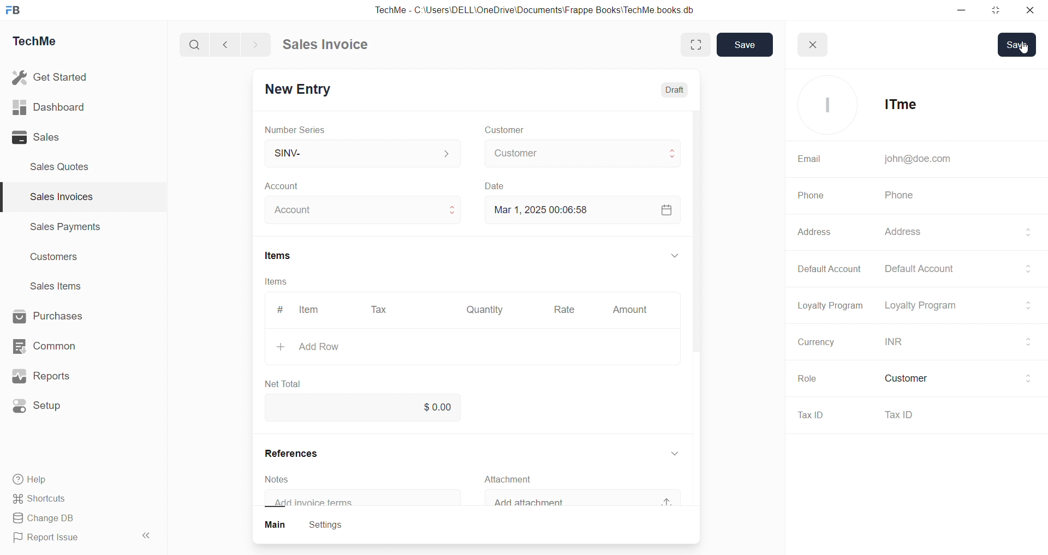  What do you see at coordinates (38, 137) in the screenshot?
I see `8 Sales` at bounding box center [38, 137].